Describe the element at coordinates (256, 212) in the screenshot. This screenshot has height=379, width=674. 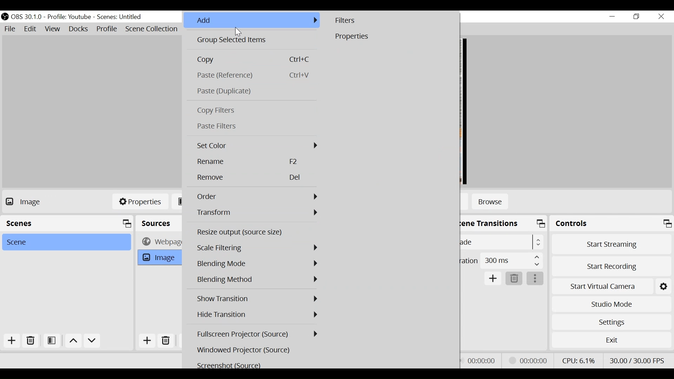
I see `Transform` at that location.